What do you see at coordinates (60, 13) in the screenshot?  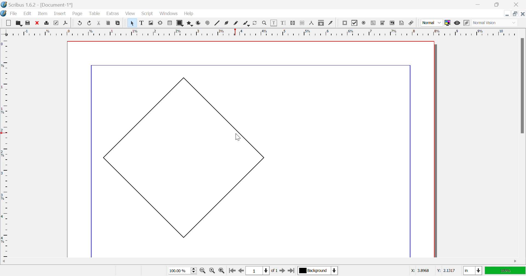 I see `Insert` at bounding box center [60, 13].